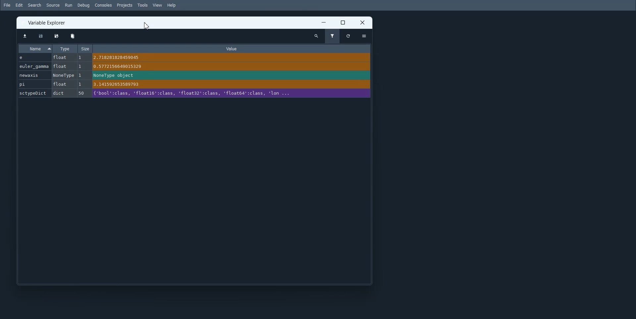 The width and height of the screenshot is (636, 319). What do you see at coordinates (34, 66) in the screenshot?
I see `euler_gamma` at bounding box center [34, 66].